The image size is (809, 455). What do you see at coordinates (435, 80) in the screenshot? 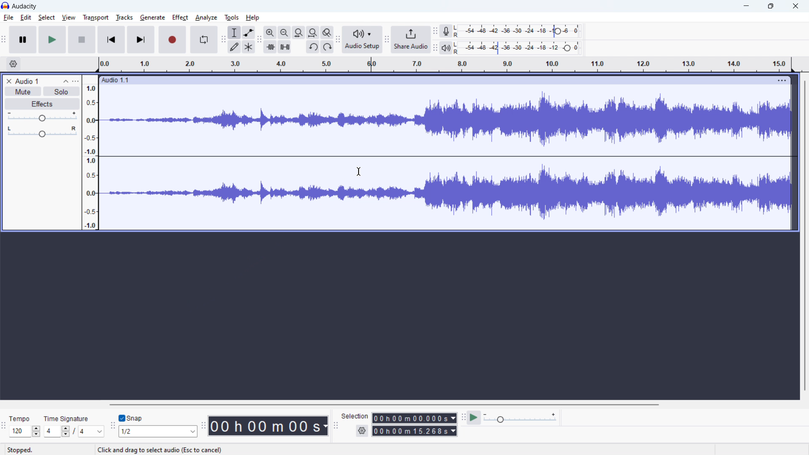
I see `hold to move` at bounding box center [435, 80].